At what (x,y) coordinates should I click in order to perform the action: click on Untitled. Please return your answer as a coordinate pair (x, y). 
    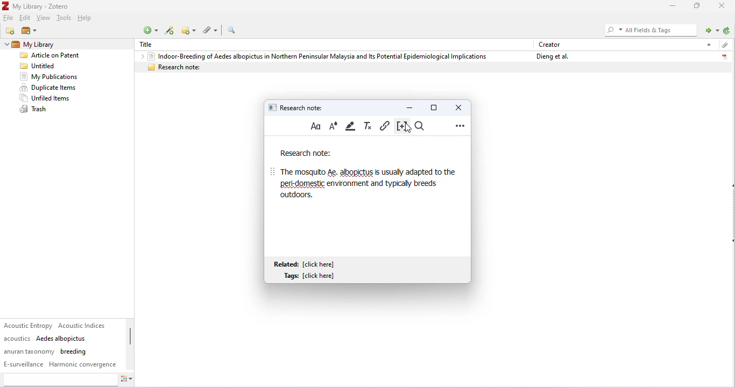
    Looking at the image, I should click on (40, 66).